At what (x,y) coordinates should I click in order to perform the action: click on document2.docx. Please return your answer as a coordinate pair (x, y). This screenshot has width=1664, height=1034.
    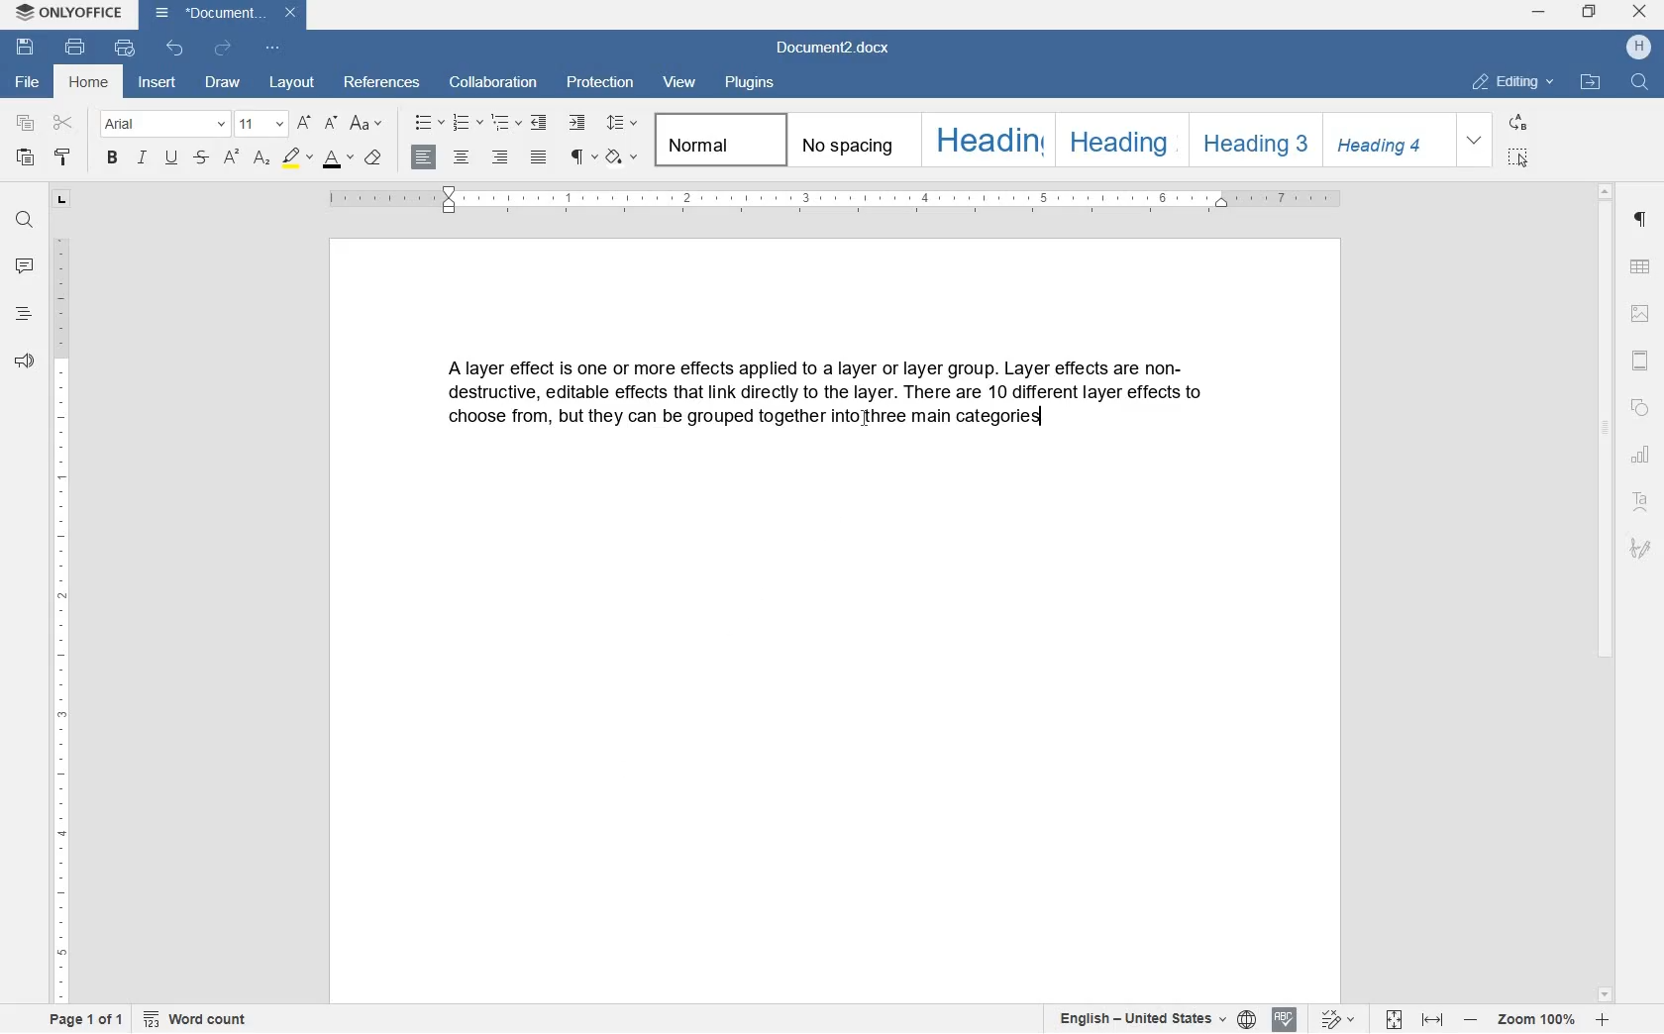
    Looking at the image, I should click on (836, 51).